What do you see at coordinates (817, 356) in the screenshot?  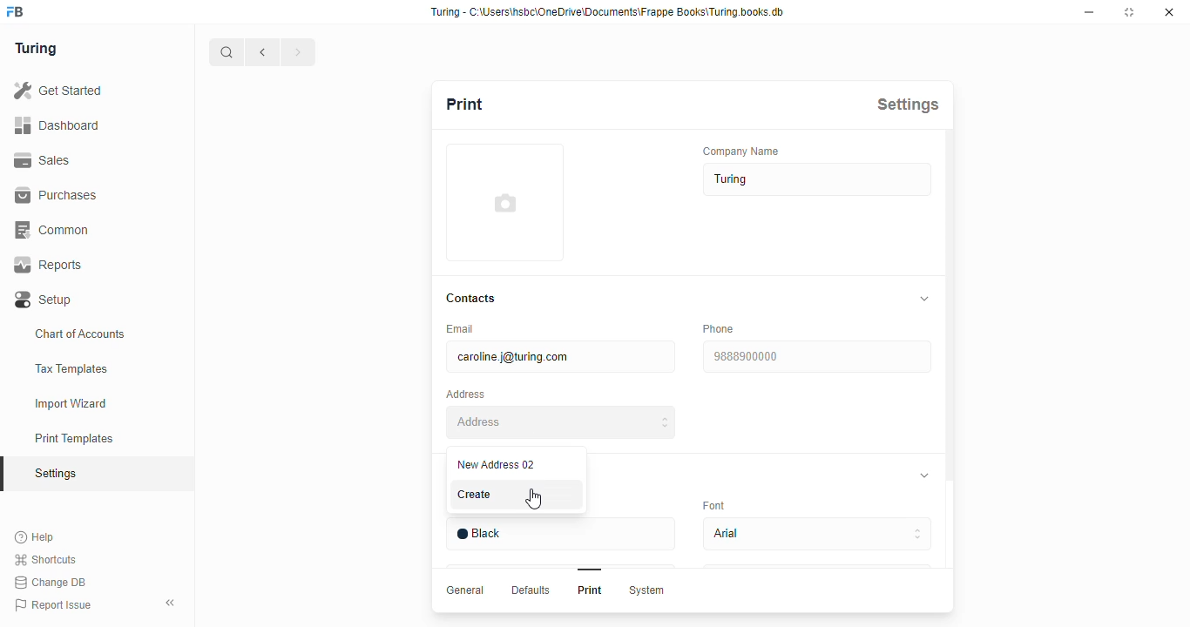 I see `9888900000` at bounding box center [817, 356].